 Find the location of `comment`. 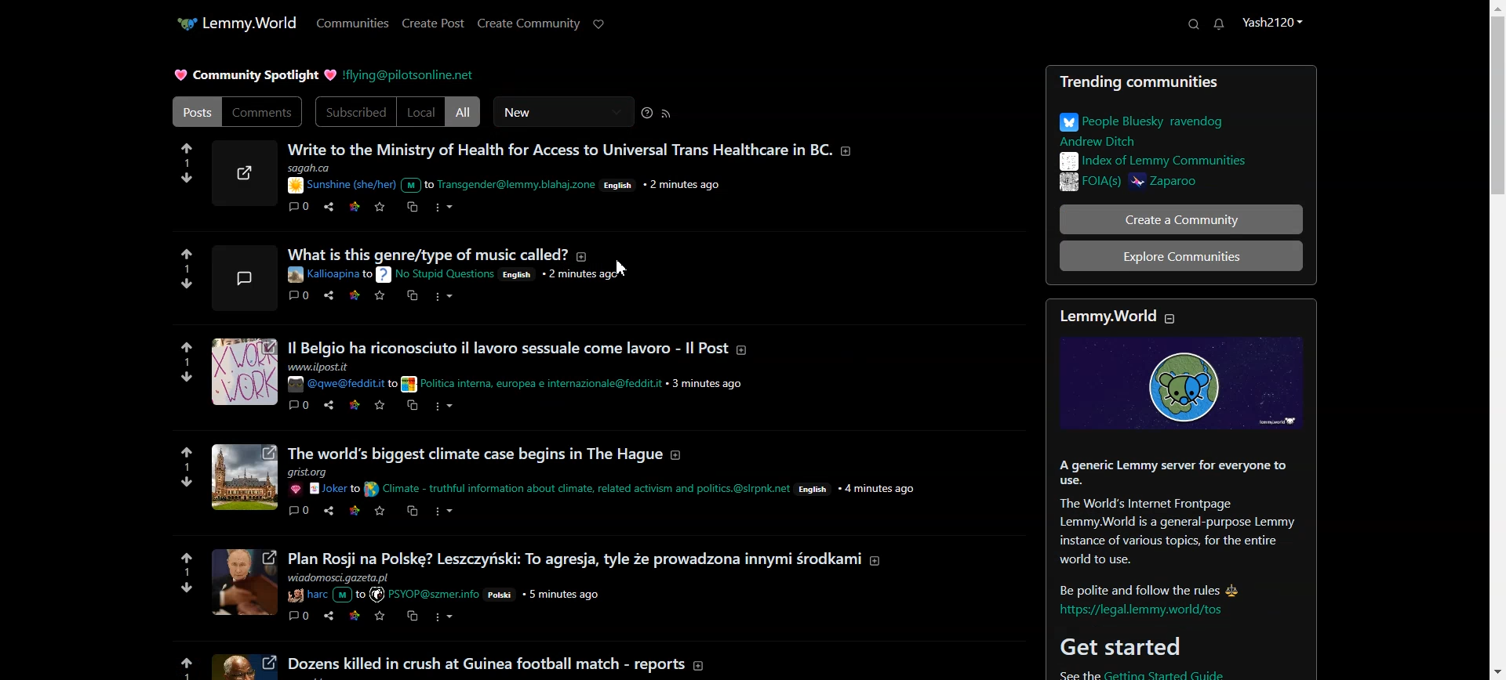

comment is located at coordinates (299, 407).